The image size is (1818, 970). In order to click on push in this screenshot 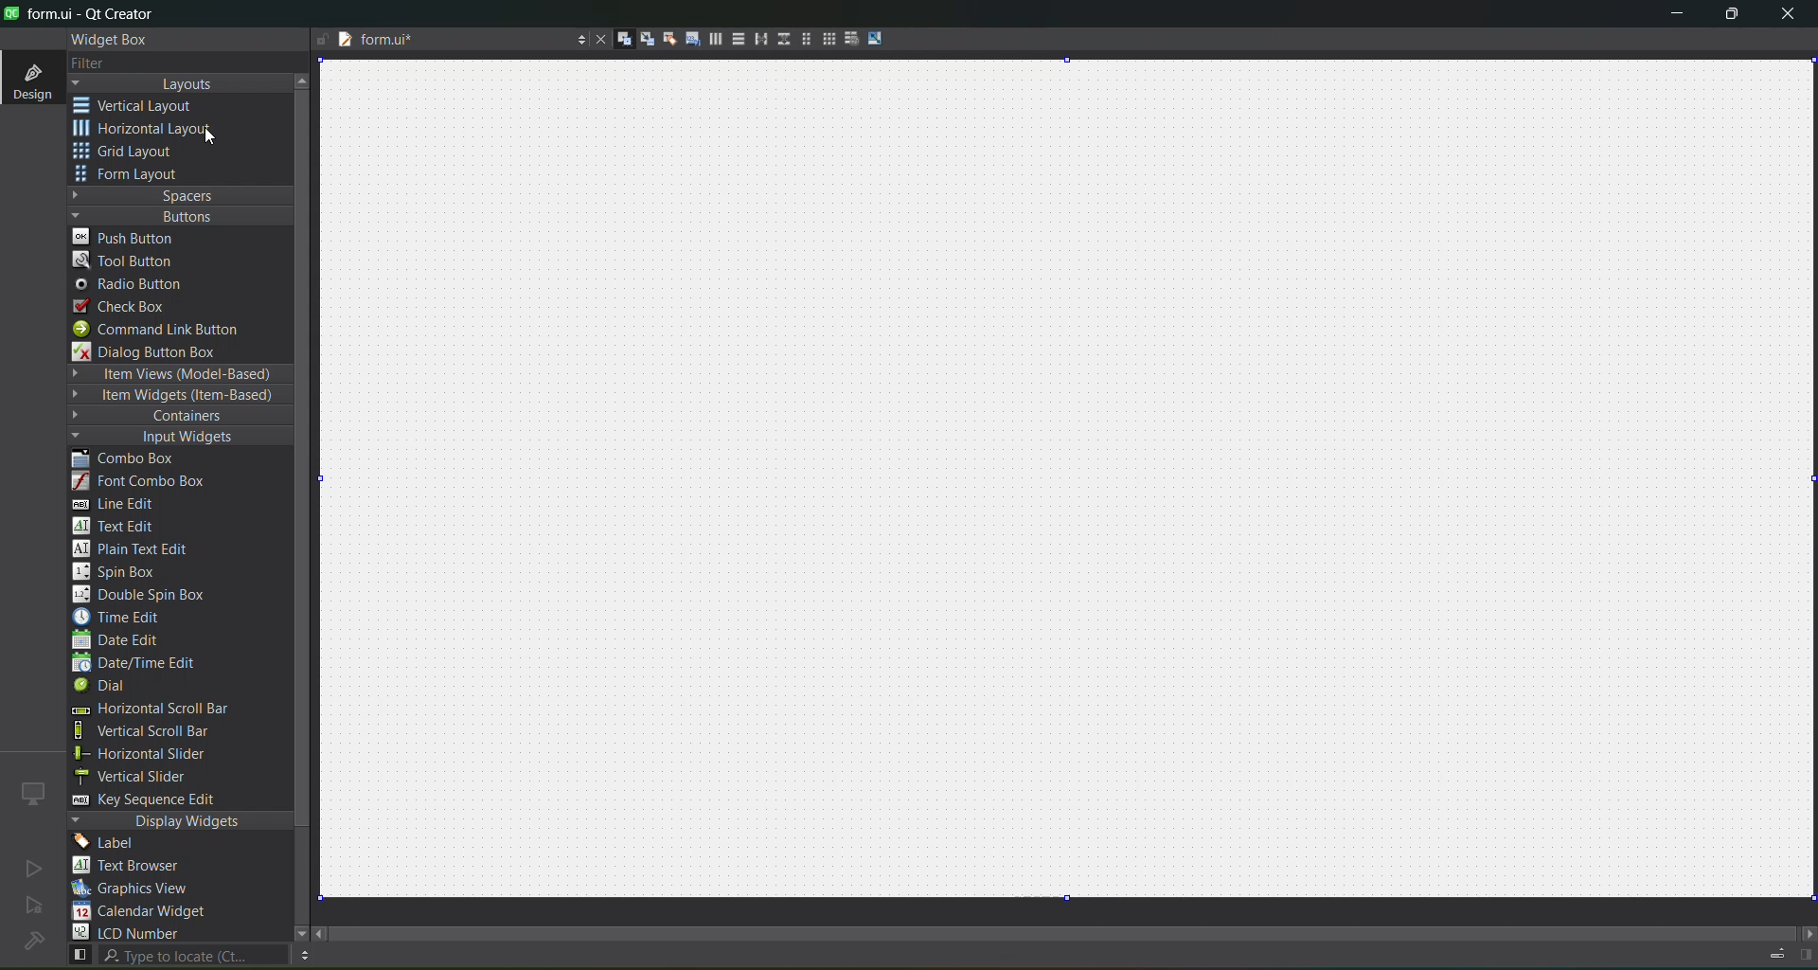, I will do `click(126, 236)`.